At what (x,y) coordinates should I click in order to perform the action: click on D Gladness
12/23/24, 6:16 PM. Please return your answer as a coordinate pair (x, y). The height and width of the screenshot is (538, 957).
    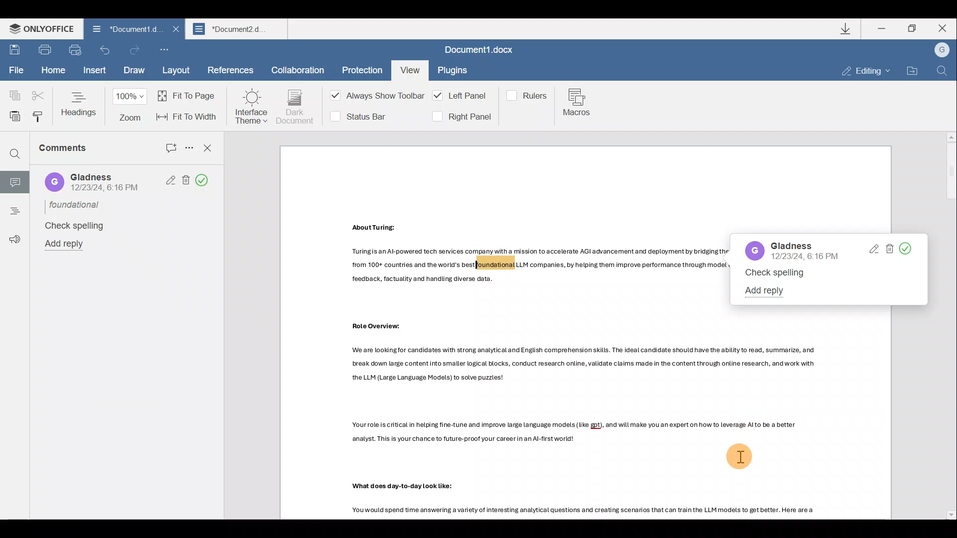
    Looking at the image, I should click on (93, 183).